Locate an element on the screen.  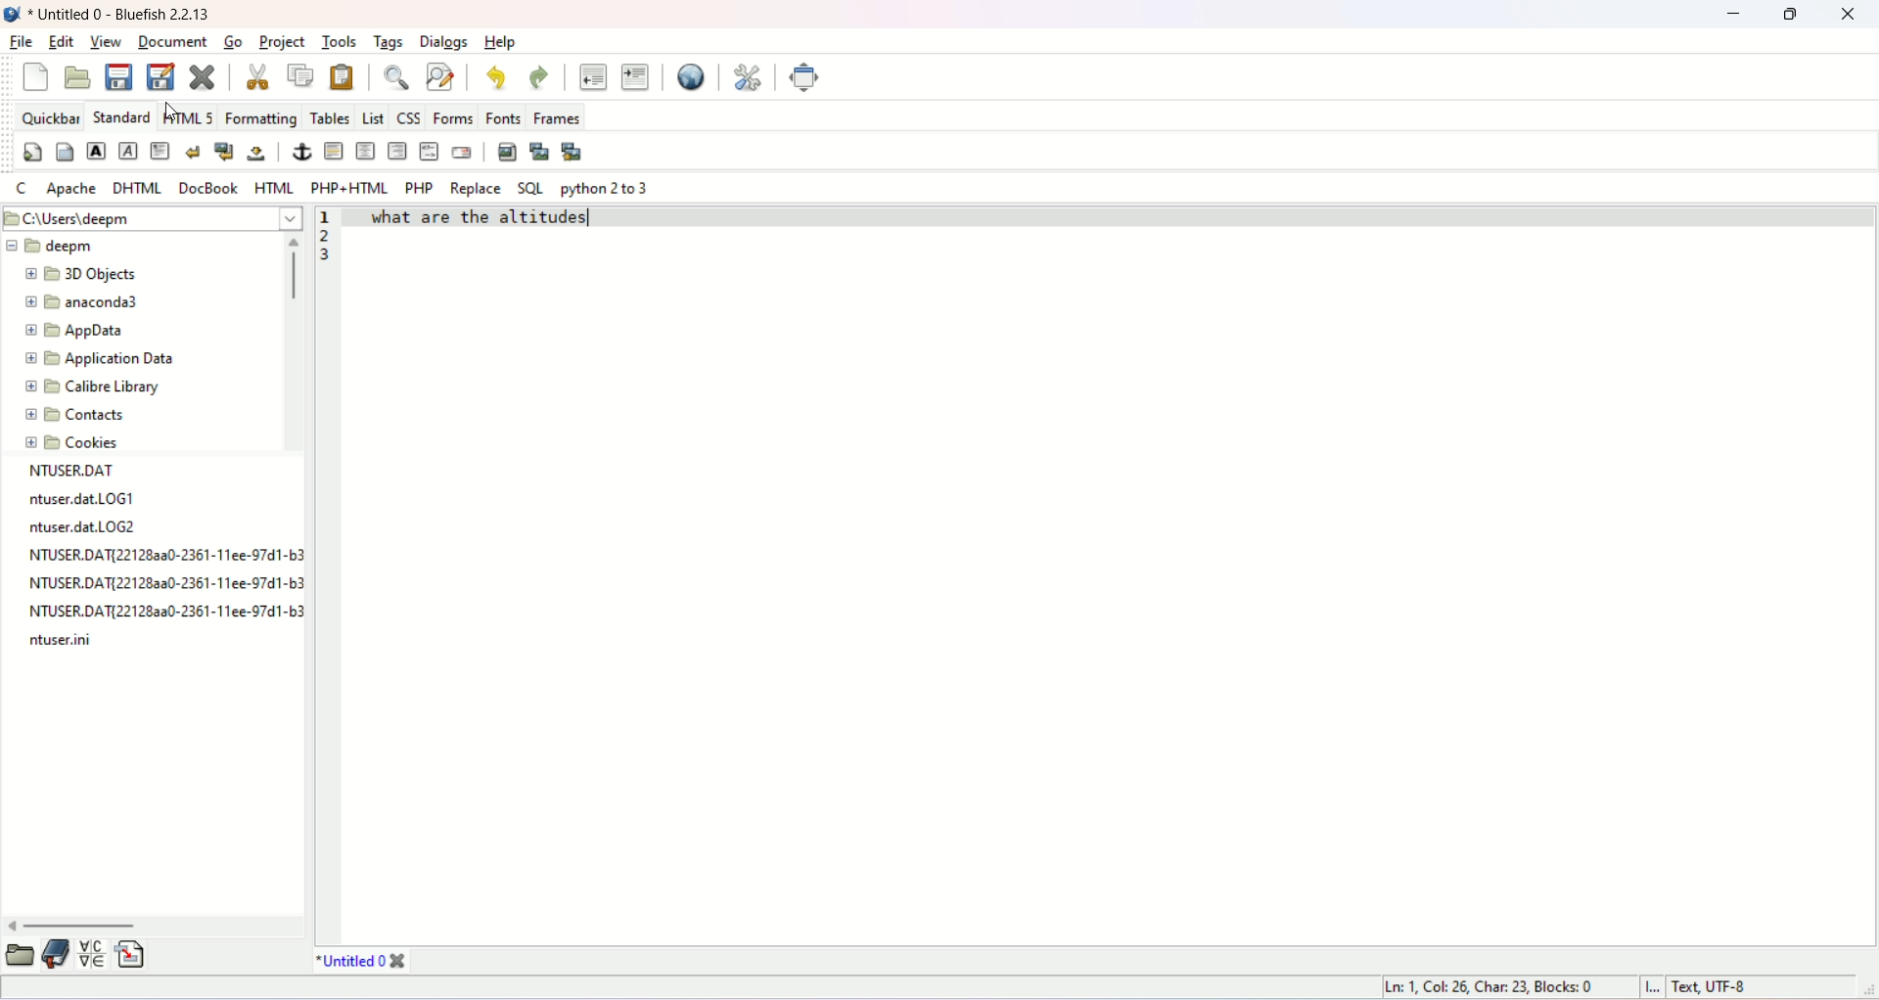
list is located at coordinates (372, 114).